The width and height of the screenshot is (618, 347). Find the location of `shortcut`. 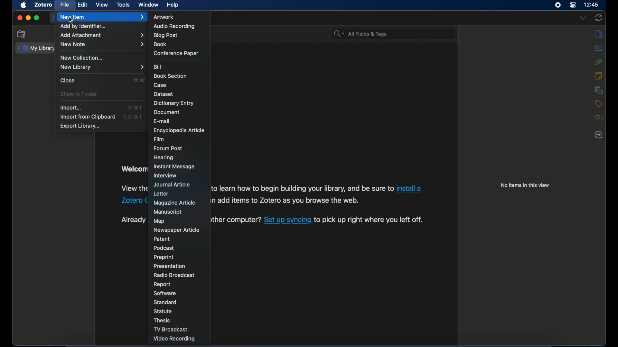

shortcut is located at coordinates (132, 116).